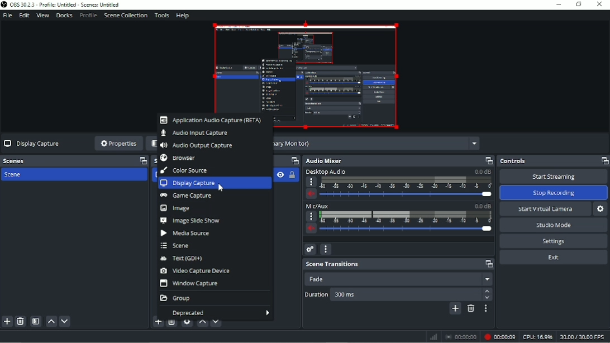 This screenshot has width=610, height=343. What do you see at coordinates (553, 241) in the screenshot?
I see `Settings` at bounding box center [553, 241].